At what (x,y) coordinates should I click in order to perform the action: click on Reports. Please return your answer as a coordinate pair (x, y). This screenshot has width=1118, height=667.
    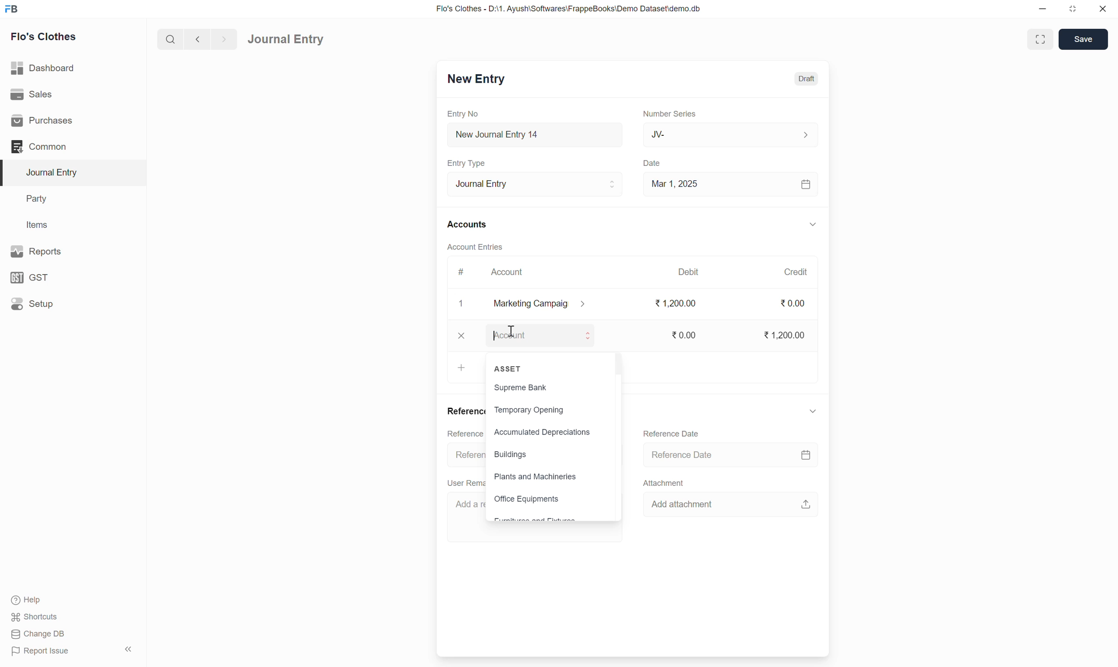
    Looking at the image, I should click on (39, 251).